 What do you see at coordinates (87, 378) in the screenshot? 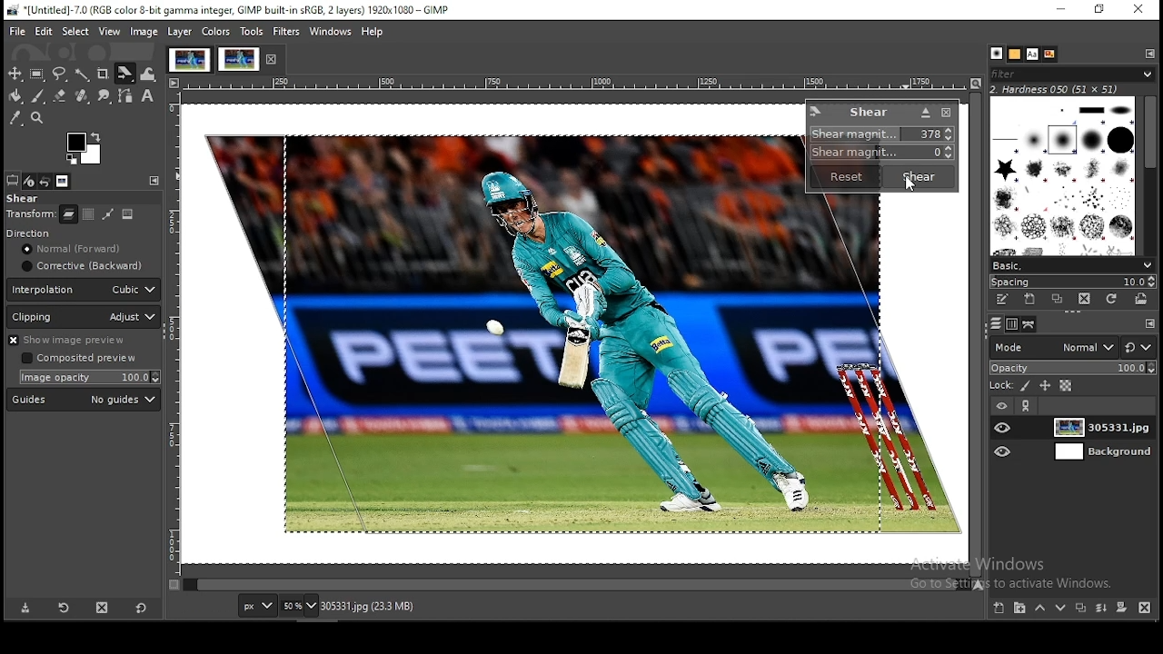
I see `image opacity` at bounding box center [87, 378].